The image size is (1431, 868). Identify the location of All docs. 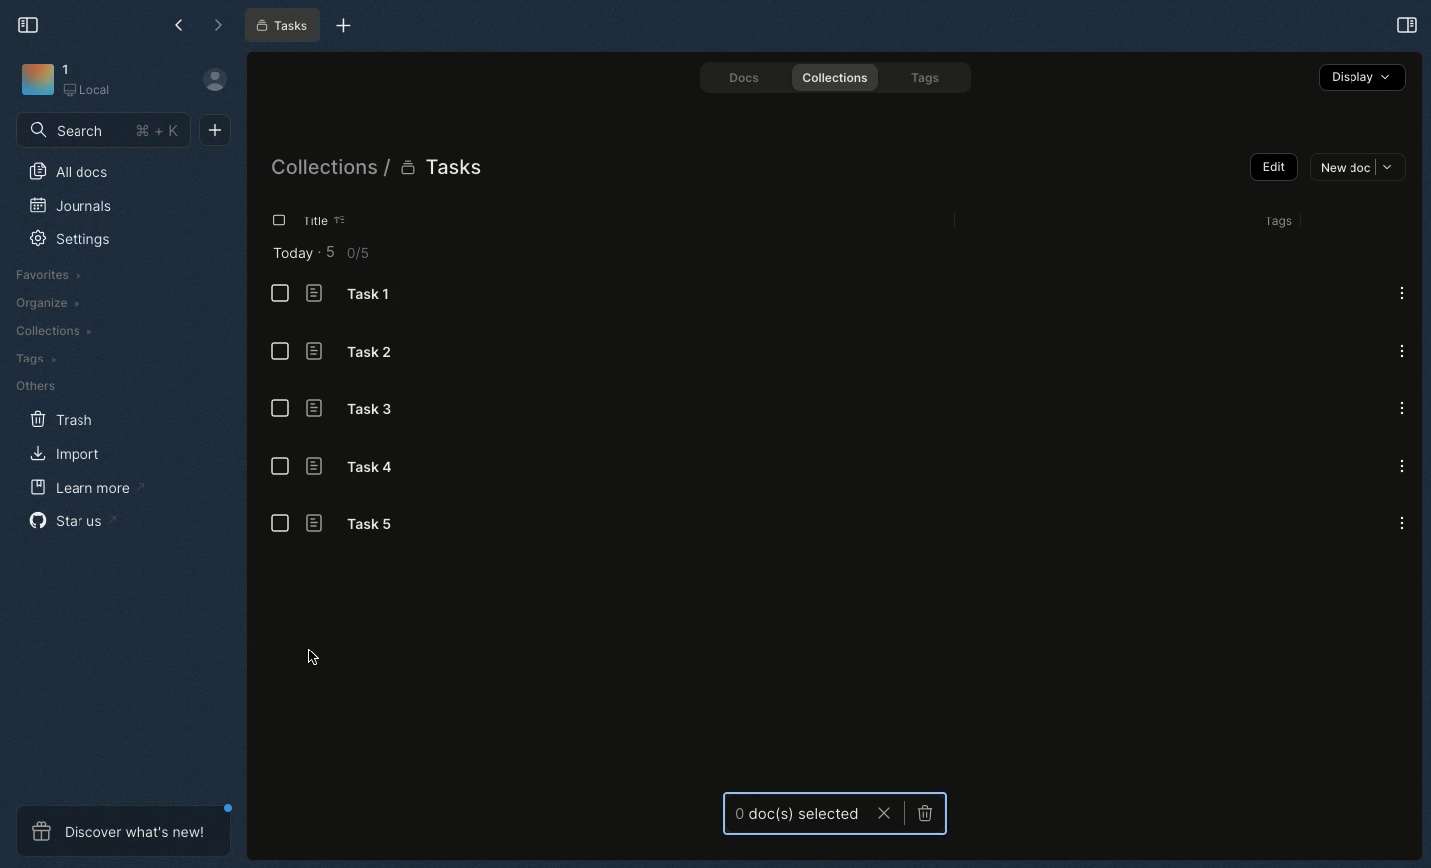
(73, 171).